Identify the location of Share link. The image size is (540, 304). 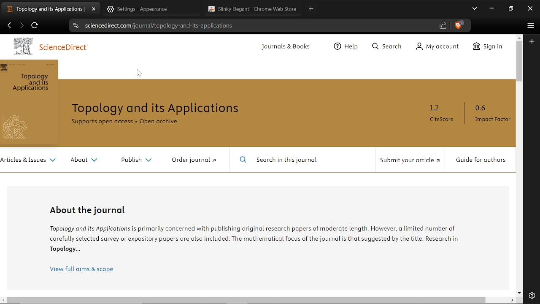
(443, 26).